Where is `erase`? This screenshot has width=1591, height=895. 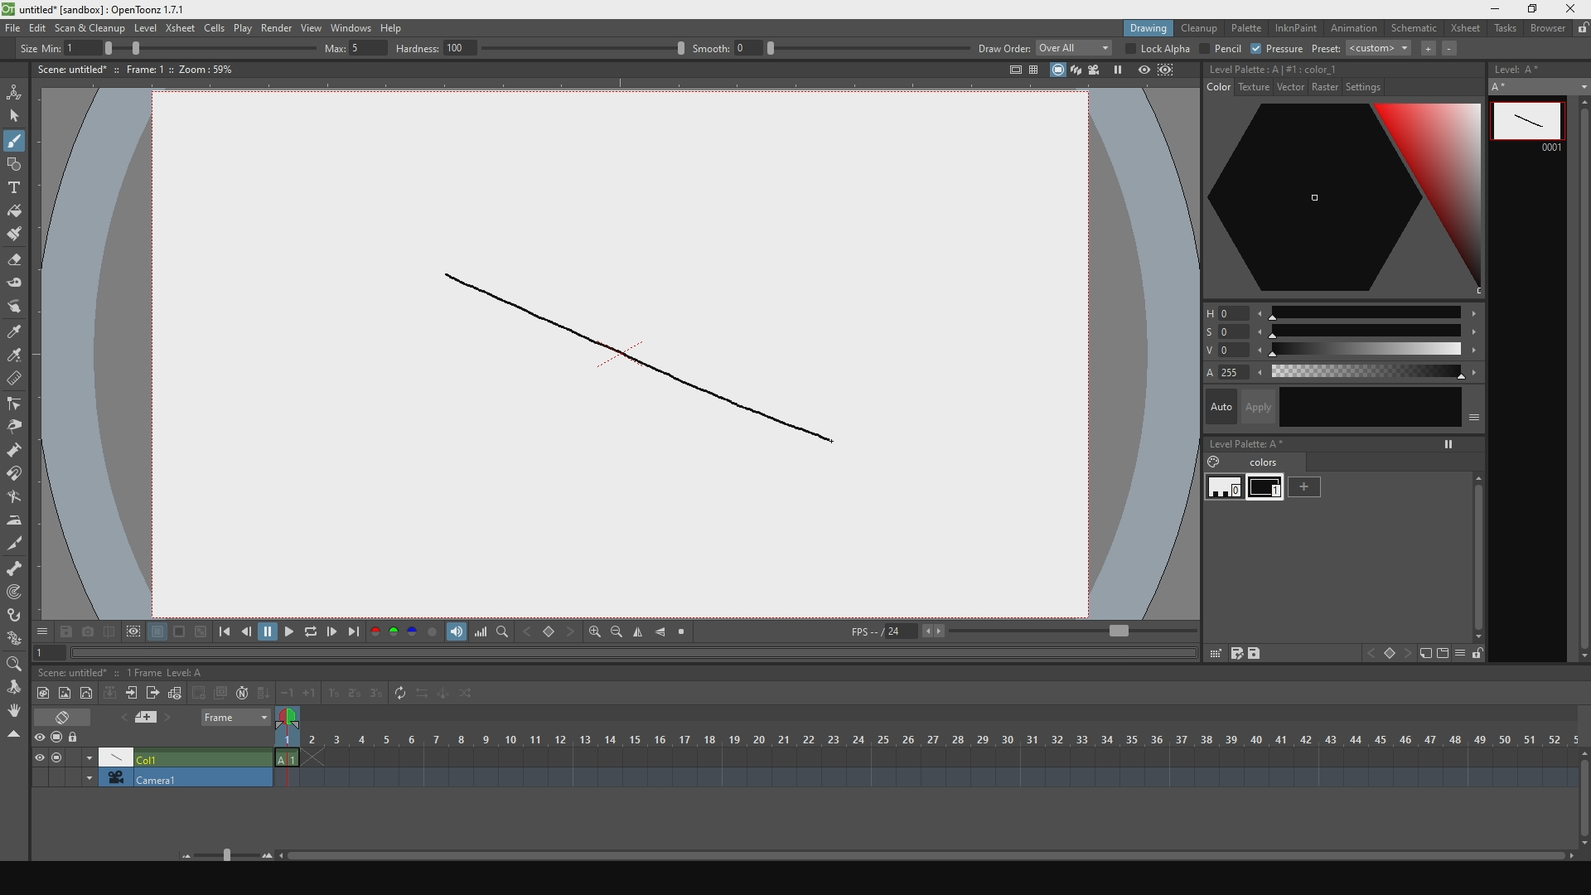
erase is located at coordinates (16, 260).